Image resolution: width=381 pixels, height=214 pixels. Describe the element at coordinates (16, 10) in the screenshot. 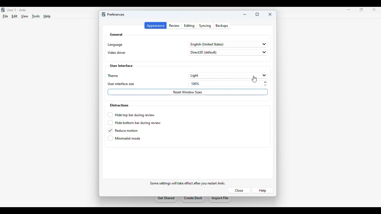

I see `Use 1 - Anki` at that location.